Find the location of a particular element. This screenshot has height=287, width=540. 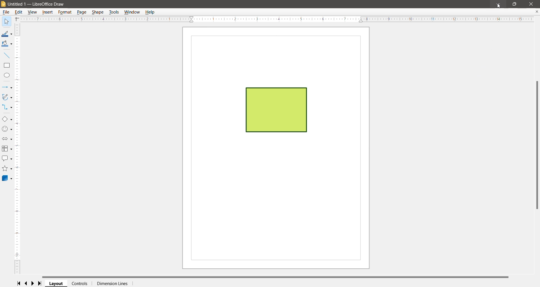

Cursor is located at coordinates (499, 6).